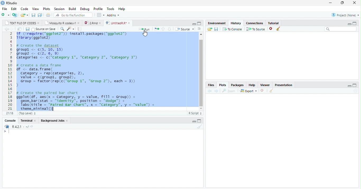 The width and height of the screenshot is (361, 189). What do you see at coordinates (145, 33) in the screenshot?
I see `cursor` at bounding box center [145, 33].